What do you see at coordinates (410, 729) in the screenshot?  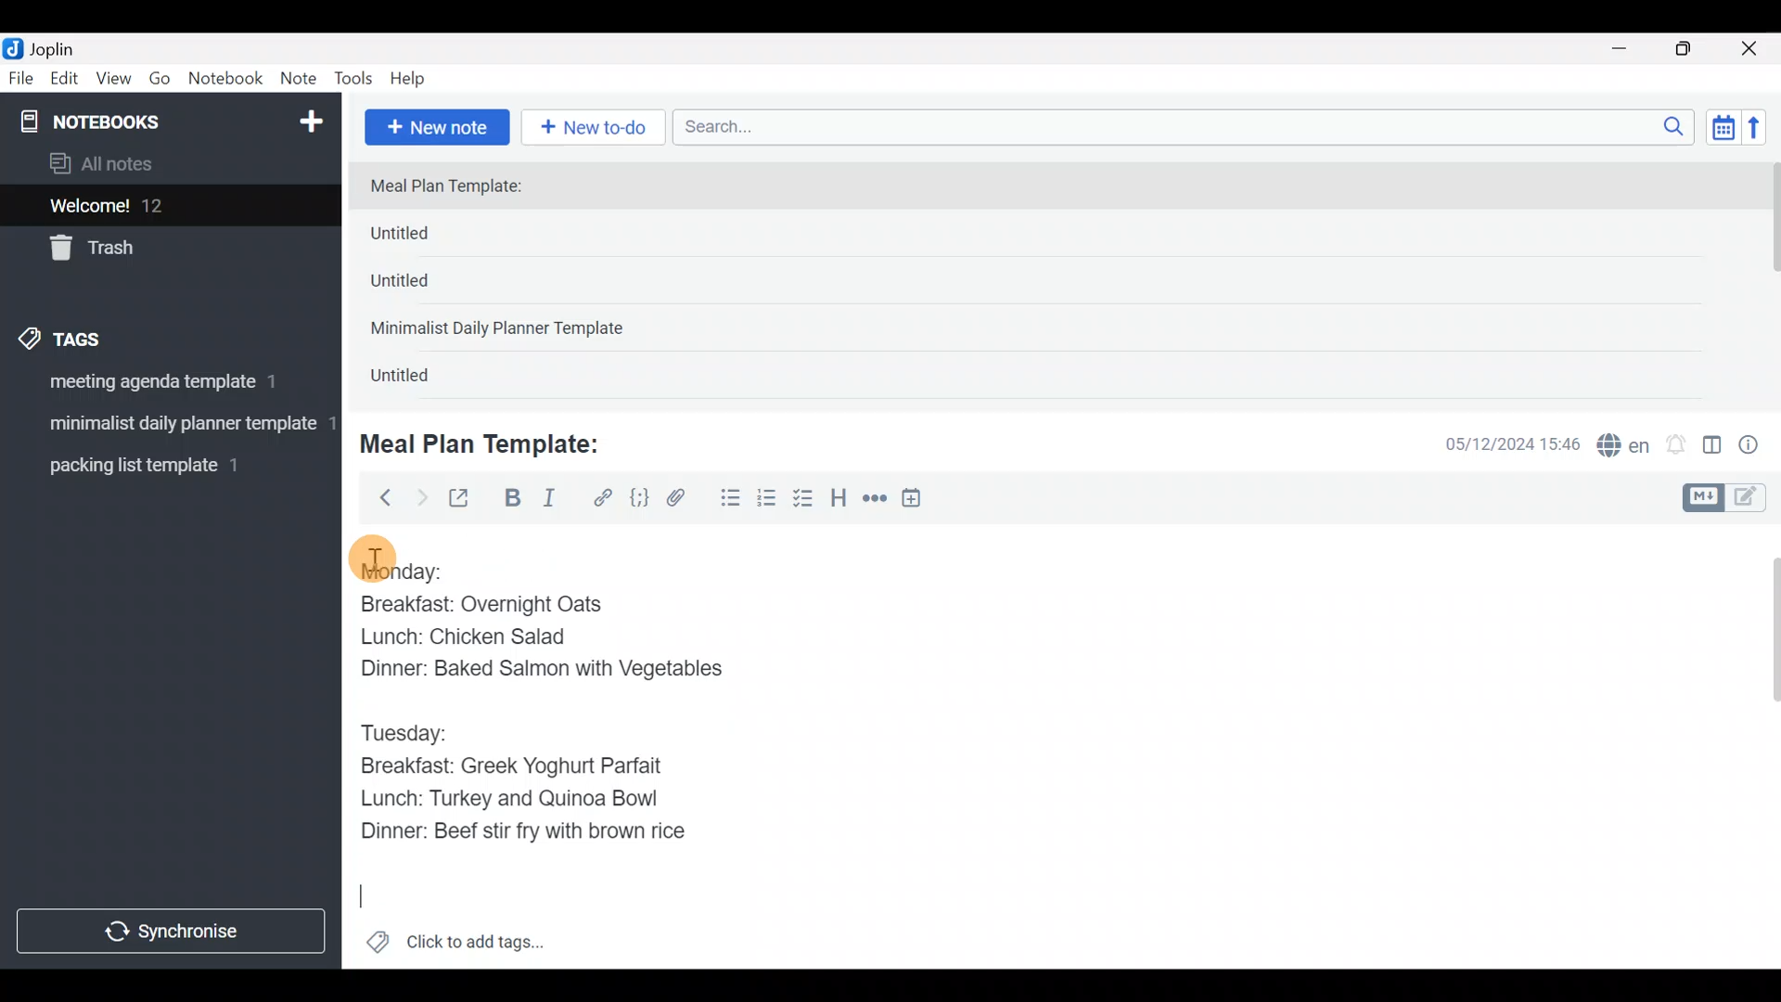 I see `Tuesday:` at bounding box center [410, 729].